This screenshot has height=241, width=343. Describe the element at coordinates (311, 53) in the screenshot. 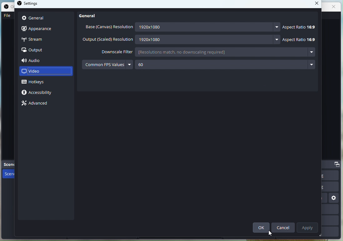

I see `more options` at that location.